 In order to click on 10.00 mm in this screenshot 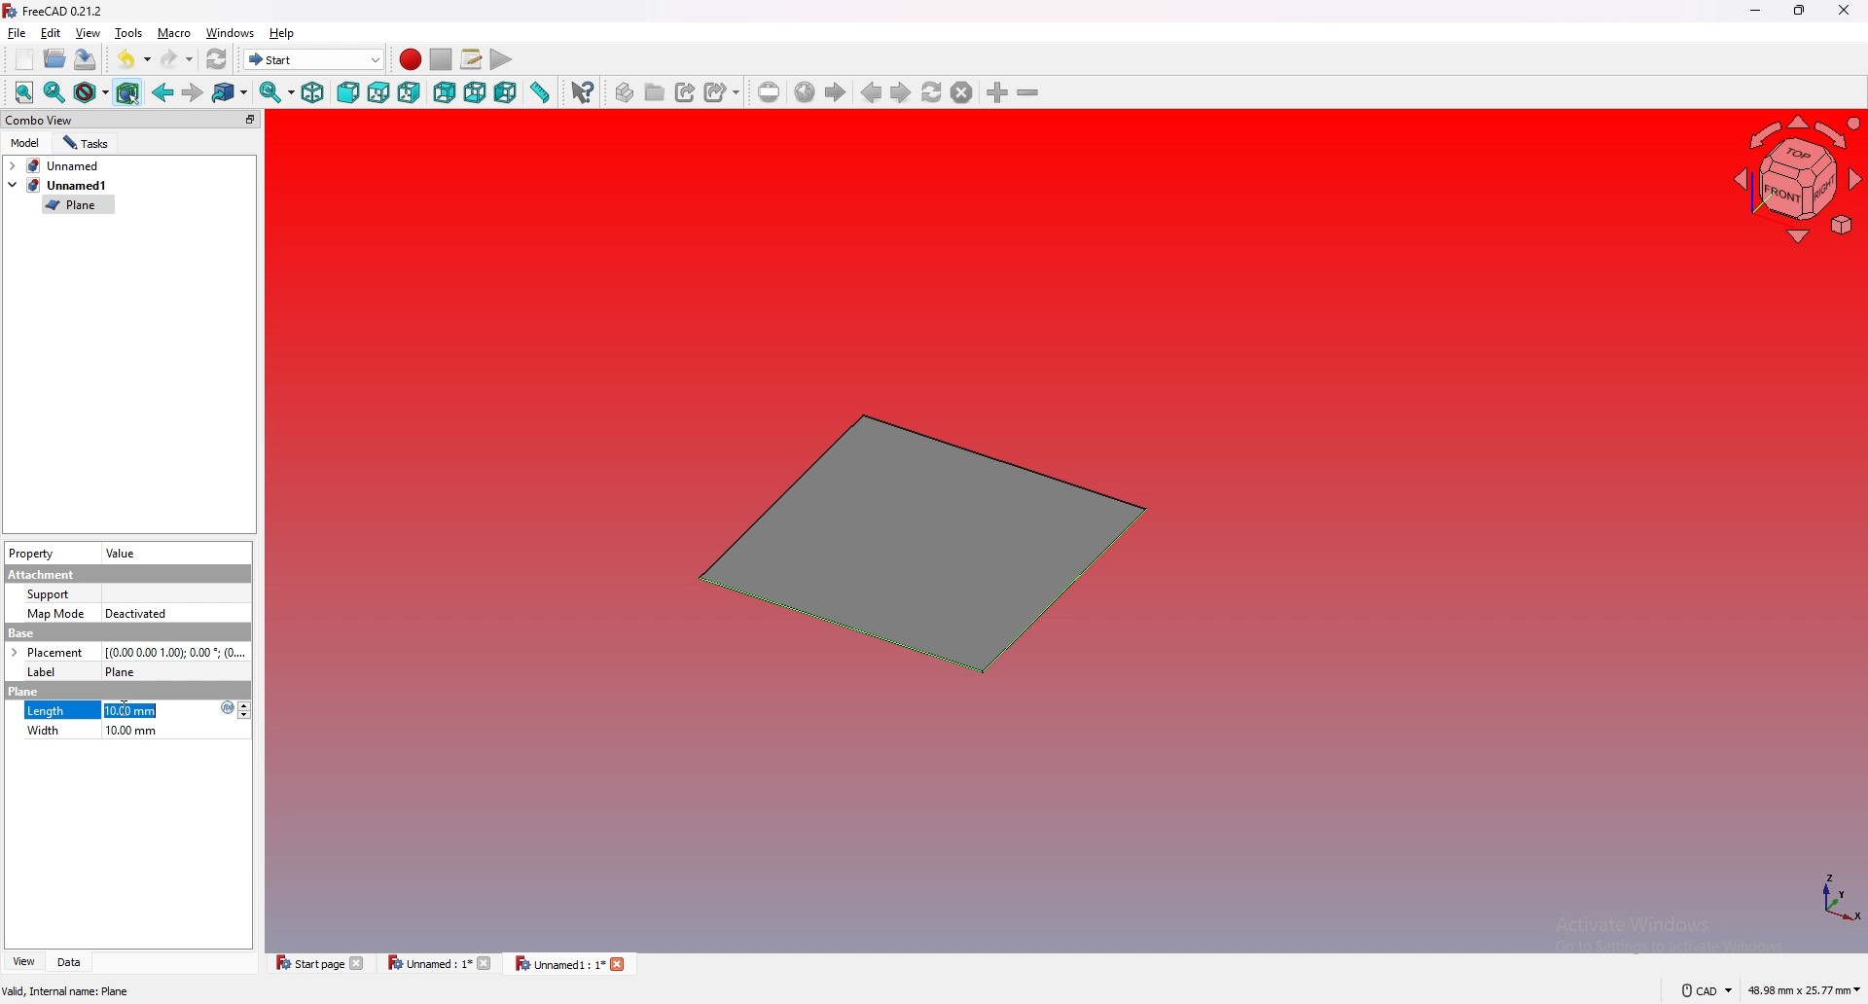, I will do `click(178, 709)`.